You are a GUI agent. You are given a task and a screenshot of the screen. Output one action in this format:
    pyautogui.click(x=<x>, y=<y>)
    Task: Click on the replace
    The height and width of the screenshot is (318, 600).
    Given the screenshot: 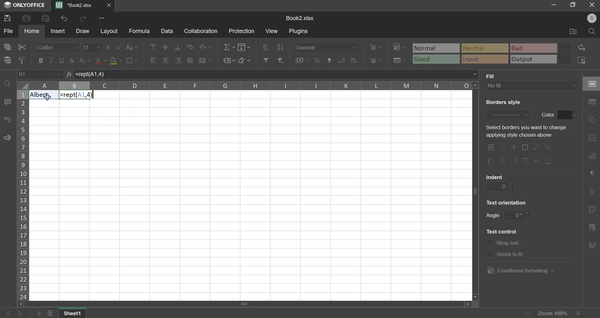 What is the action you would take?
    pyautogui.click(x=584, y=48)
    